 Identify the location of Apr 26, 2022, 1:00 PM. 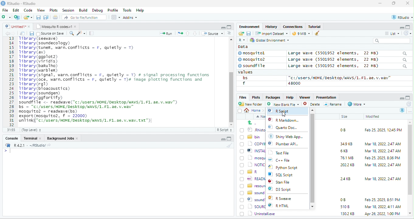
(383, 214).